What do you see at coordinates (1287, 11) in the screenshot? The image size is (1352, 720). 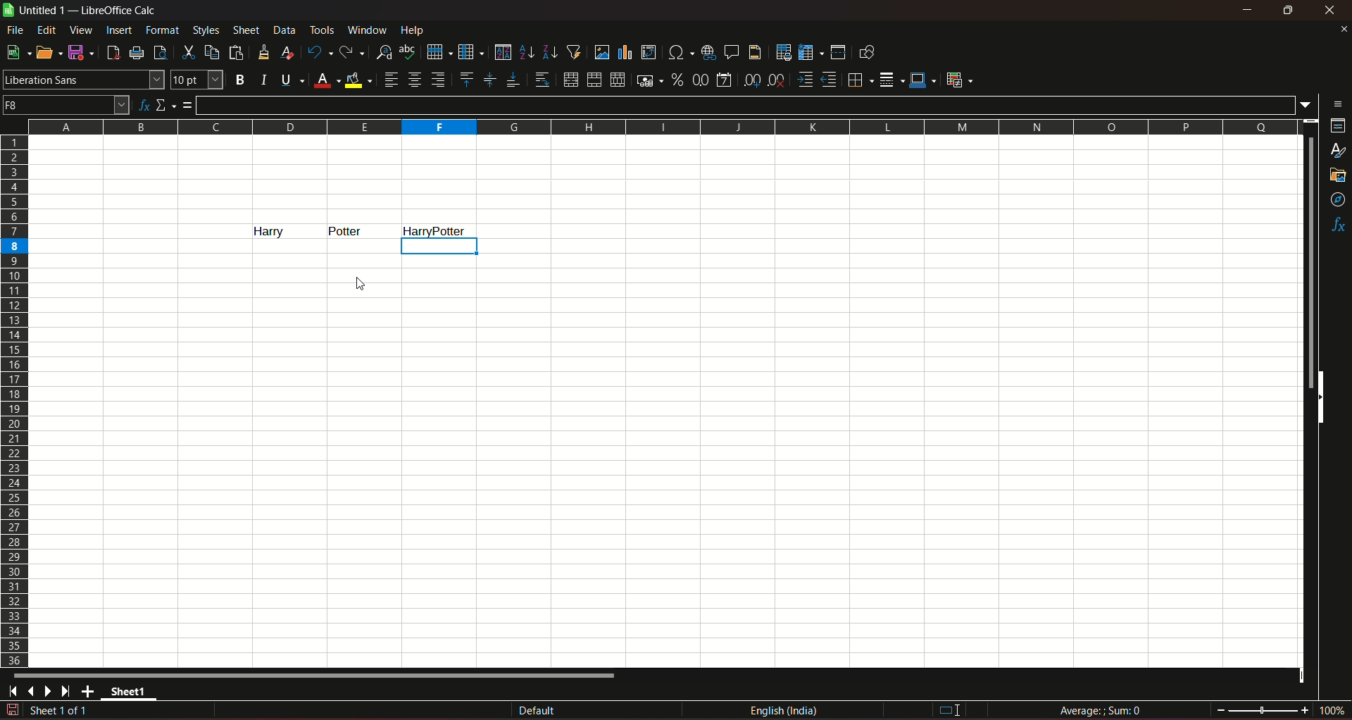 I see `minimize & maximize` at bounding box center [1287, 11].